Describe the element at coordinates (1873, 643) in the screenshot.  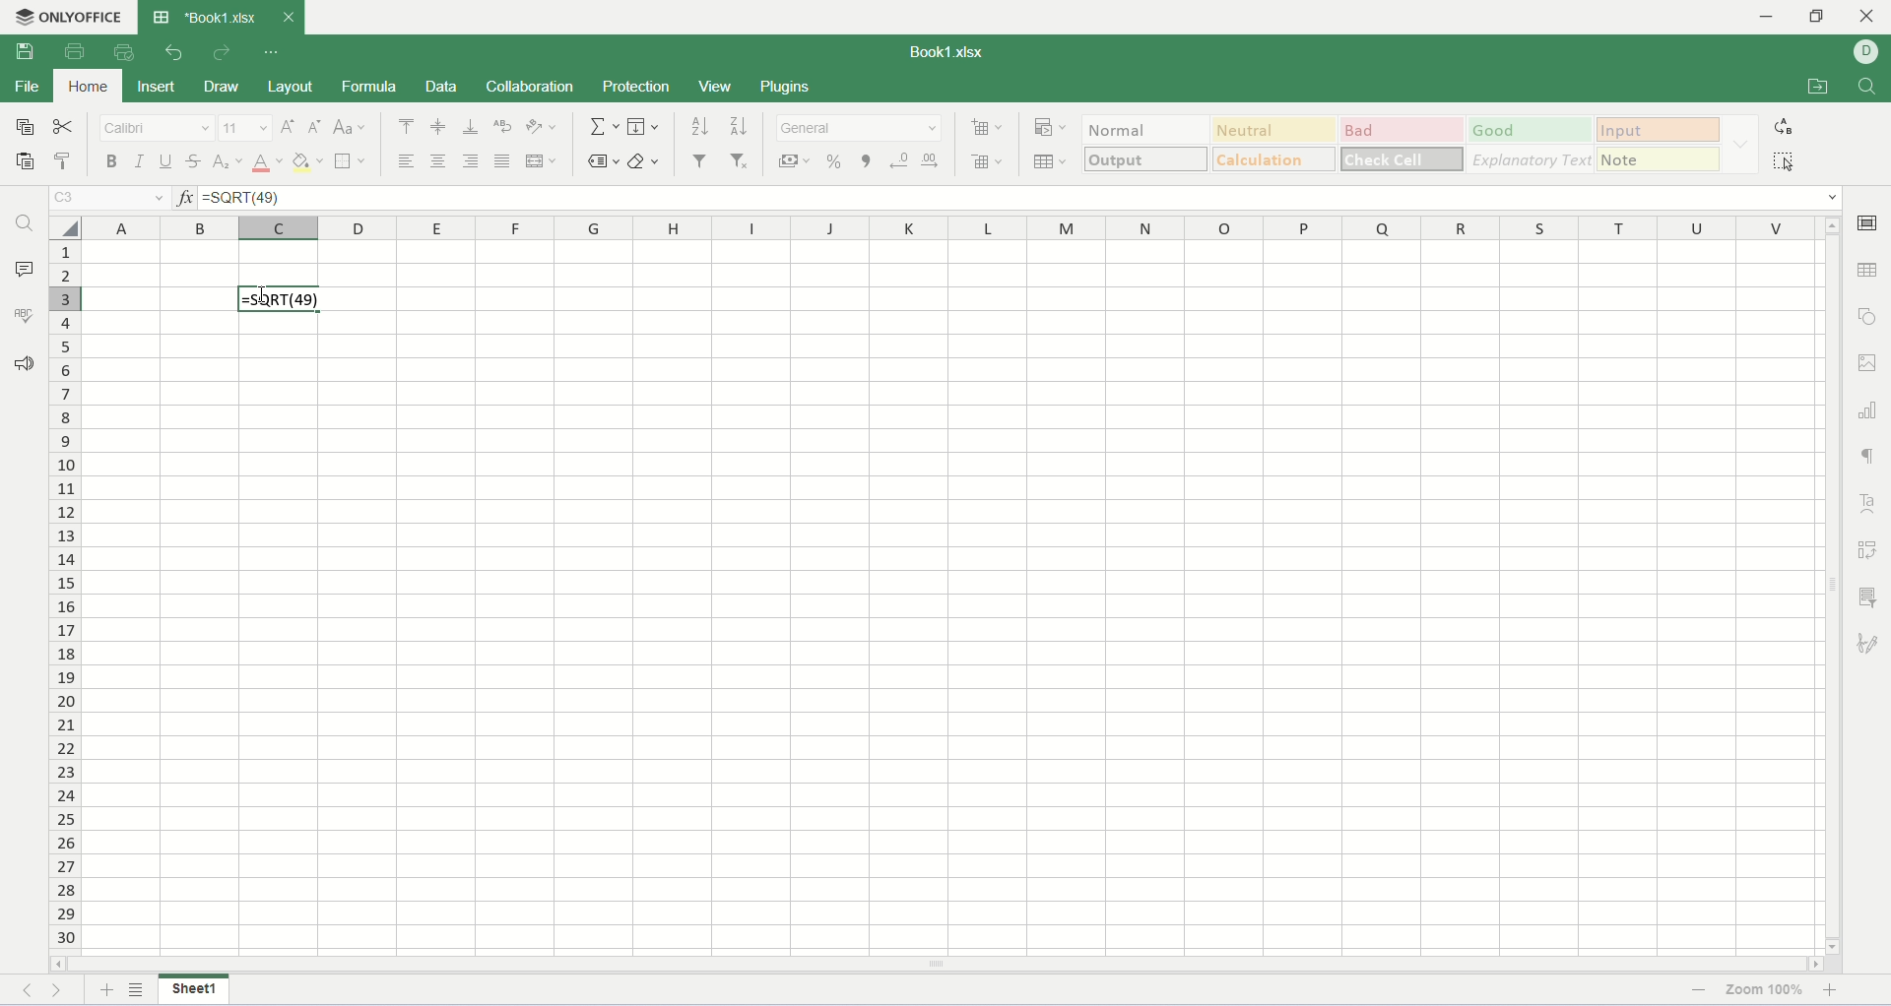
I see `signature settings` at that location.